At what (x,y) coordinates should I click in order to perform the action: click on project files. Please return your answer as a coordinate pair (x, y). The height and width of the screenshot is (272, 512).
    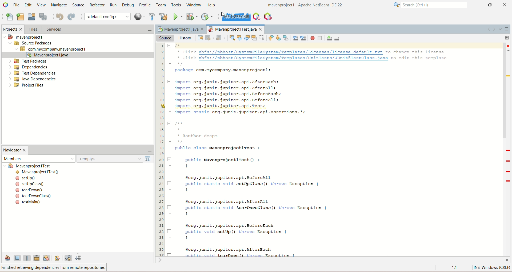
    Looking at the image, I should click on (30, 85).